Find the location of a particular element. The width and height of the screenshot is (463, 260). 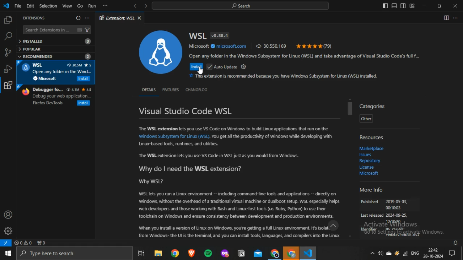

Licence is located at coordinates (367, 167).